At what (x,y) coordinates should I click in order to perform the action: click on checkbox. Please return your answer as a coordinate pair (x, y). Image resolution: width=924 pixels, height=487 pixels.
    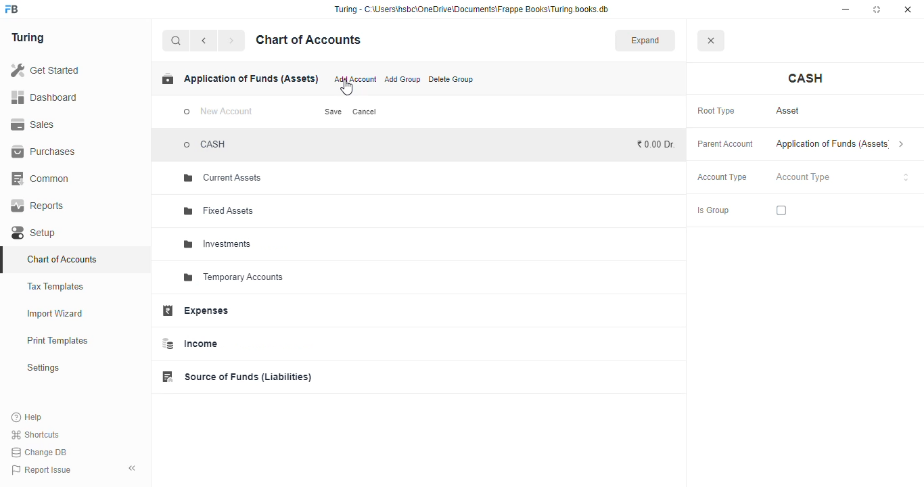
    Looking at the image, I should click on (781, 210).